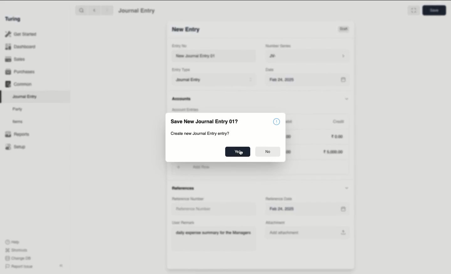 The width and height of the screenshot is (451, 274). Describe the element at coordinates (81, 10) in the screenshot. I see `Search` at that location.